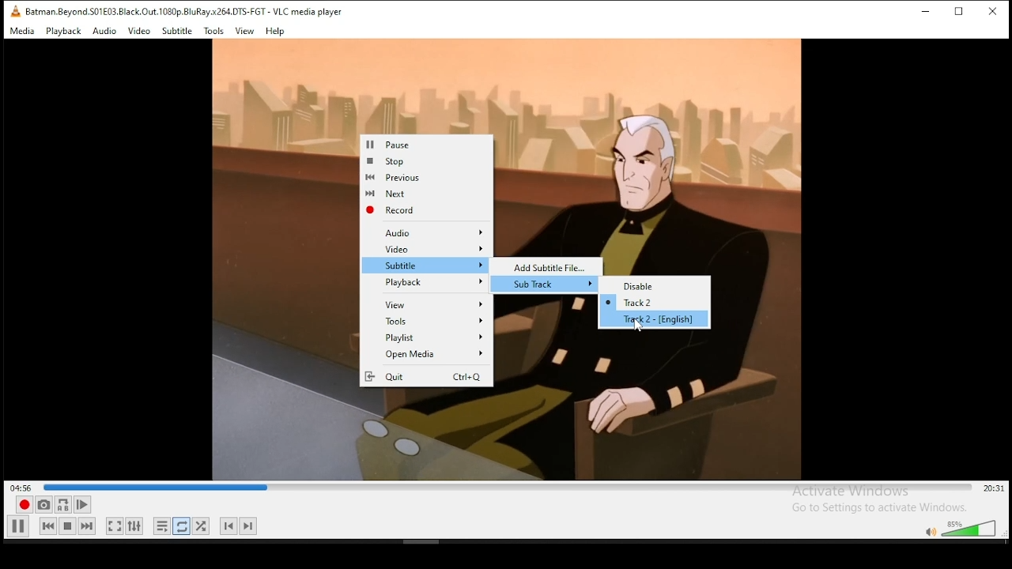 The image size is (1012, 569). Describe the element at coordinates (43, 504) in the screenshot. I see `Capture Screenshot ` at that location.